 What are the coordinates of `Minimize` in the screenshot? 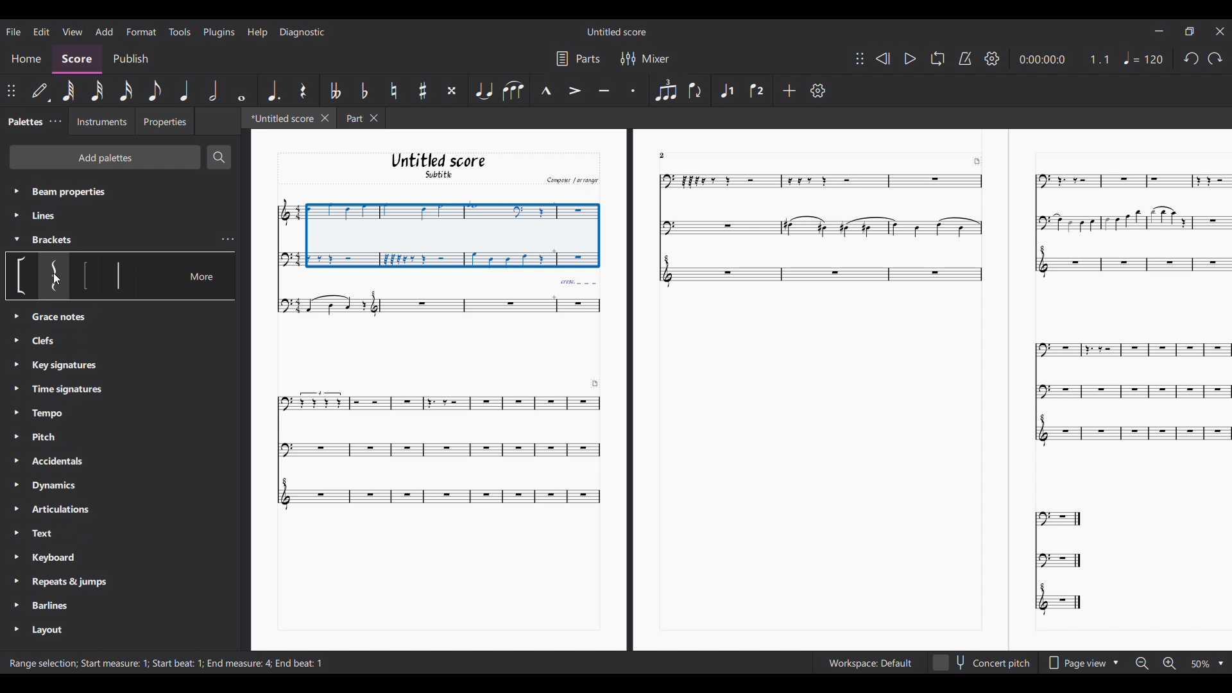 It's located at (1159, 30).